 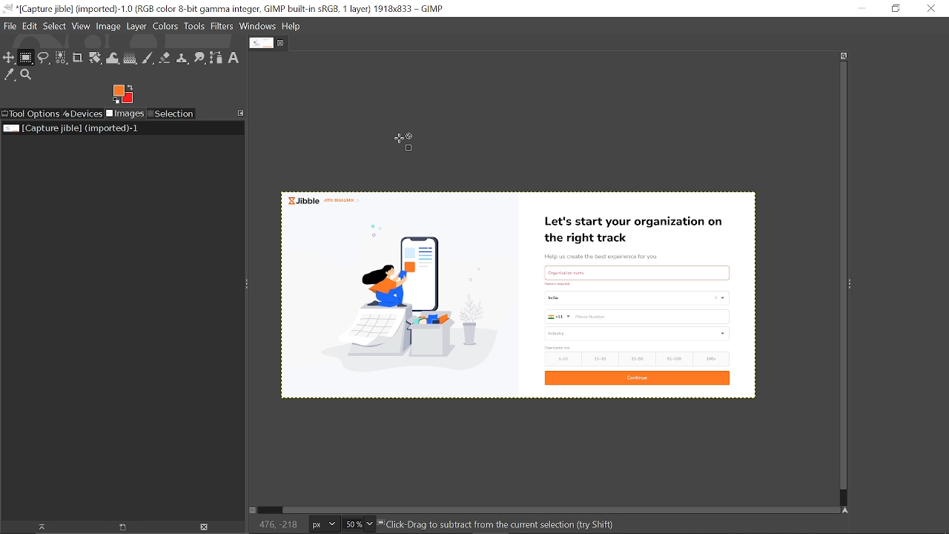 What do you see at coordinates (515, 526) in the screenshot?
I see `Click-Drag to create current selection (try(Shift,Ctrl,Alt)` at bounding box center [515, 526].